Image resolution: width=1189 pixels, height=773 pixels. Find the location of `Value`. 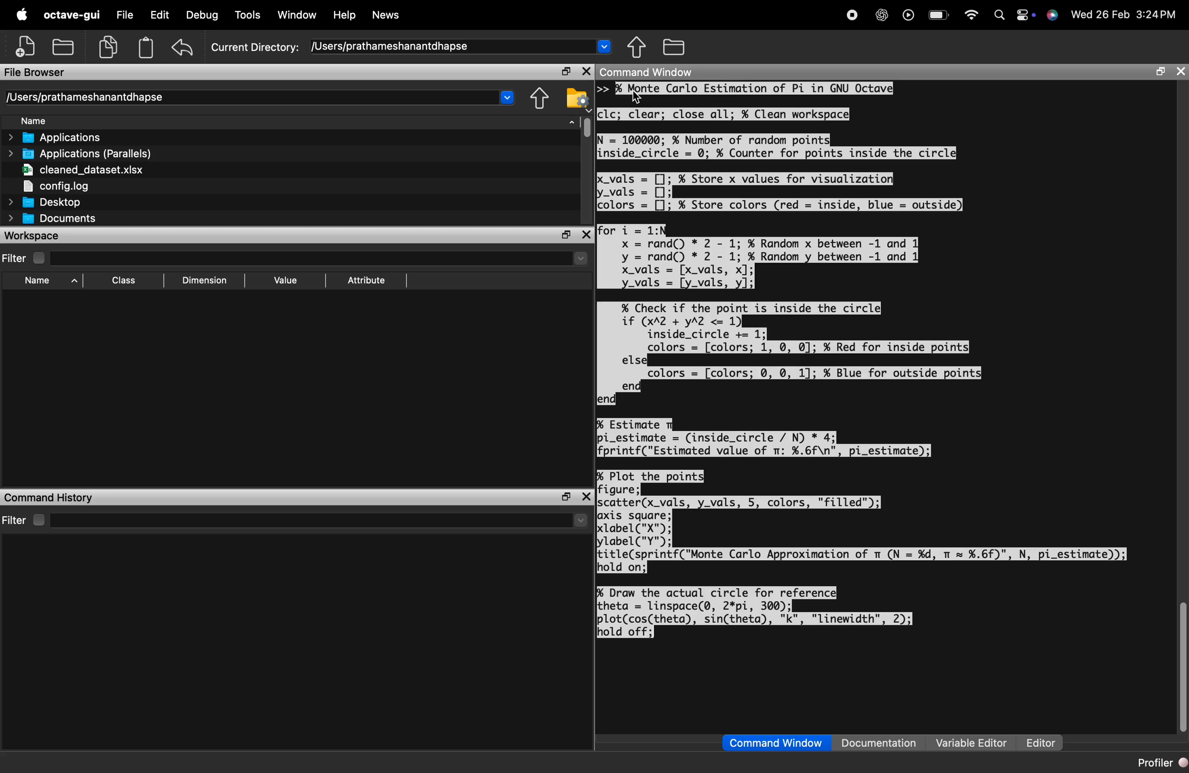

Value is located at coordinates (284, 279).